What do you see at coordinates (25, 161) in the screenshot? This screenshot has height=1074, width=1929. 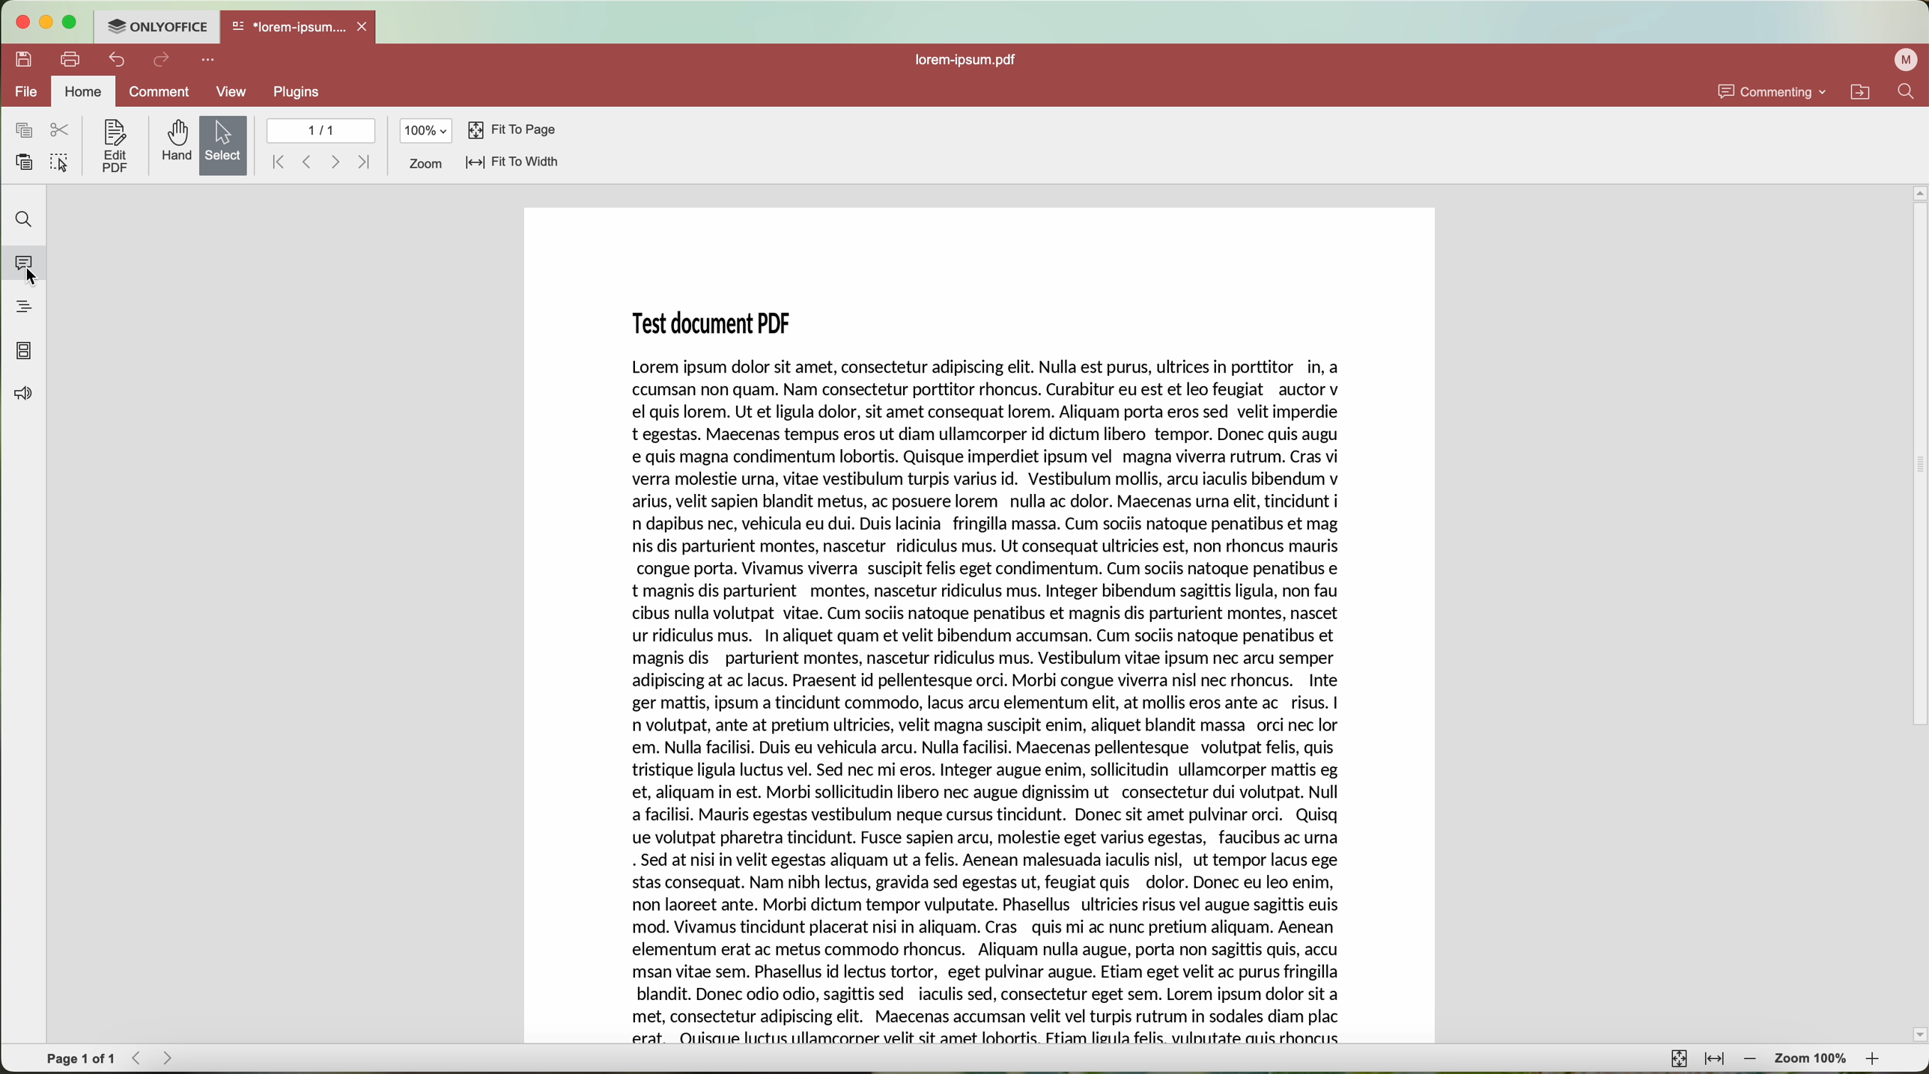 I see `paste` at bounding box center [25, 161].